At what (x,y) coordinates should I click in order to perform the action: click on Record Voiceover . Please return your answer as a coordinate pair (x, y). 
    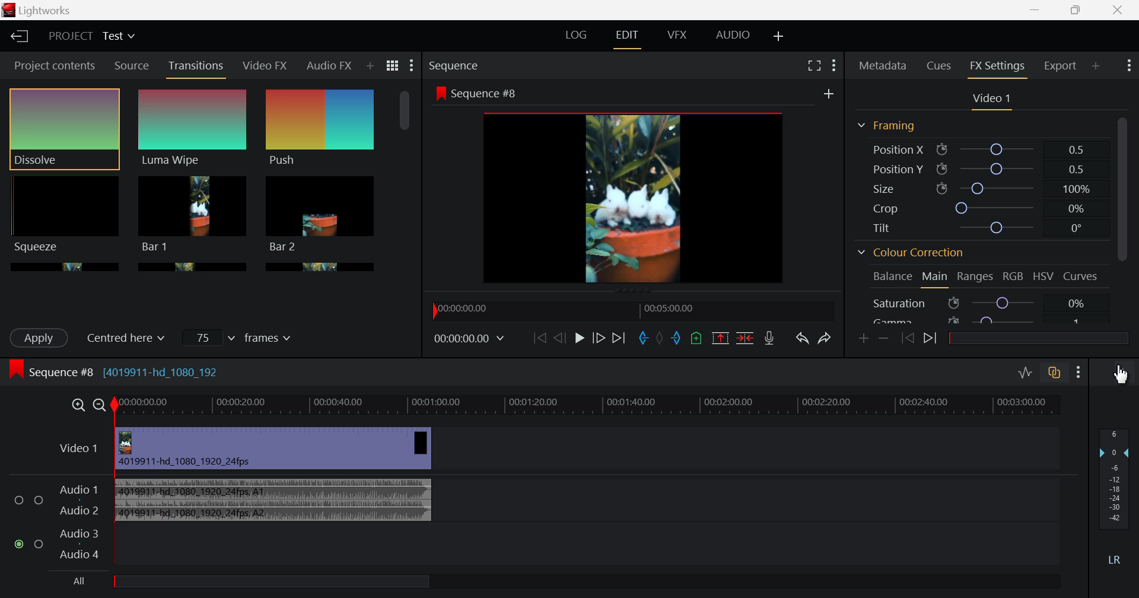
    Looking at the image, I should click on (769, 338).